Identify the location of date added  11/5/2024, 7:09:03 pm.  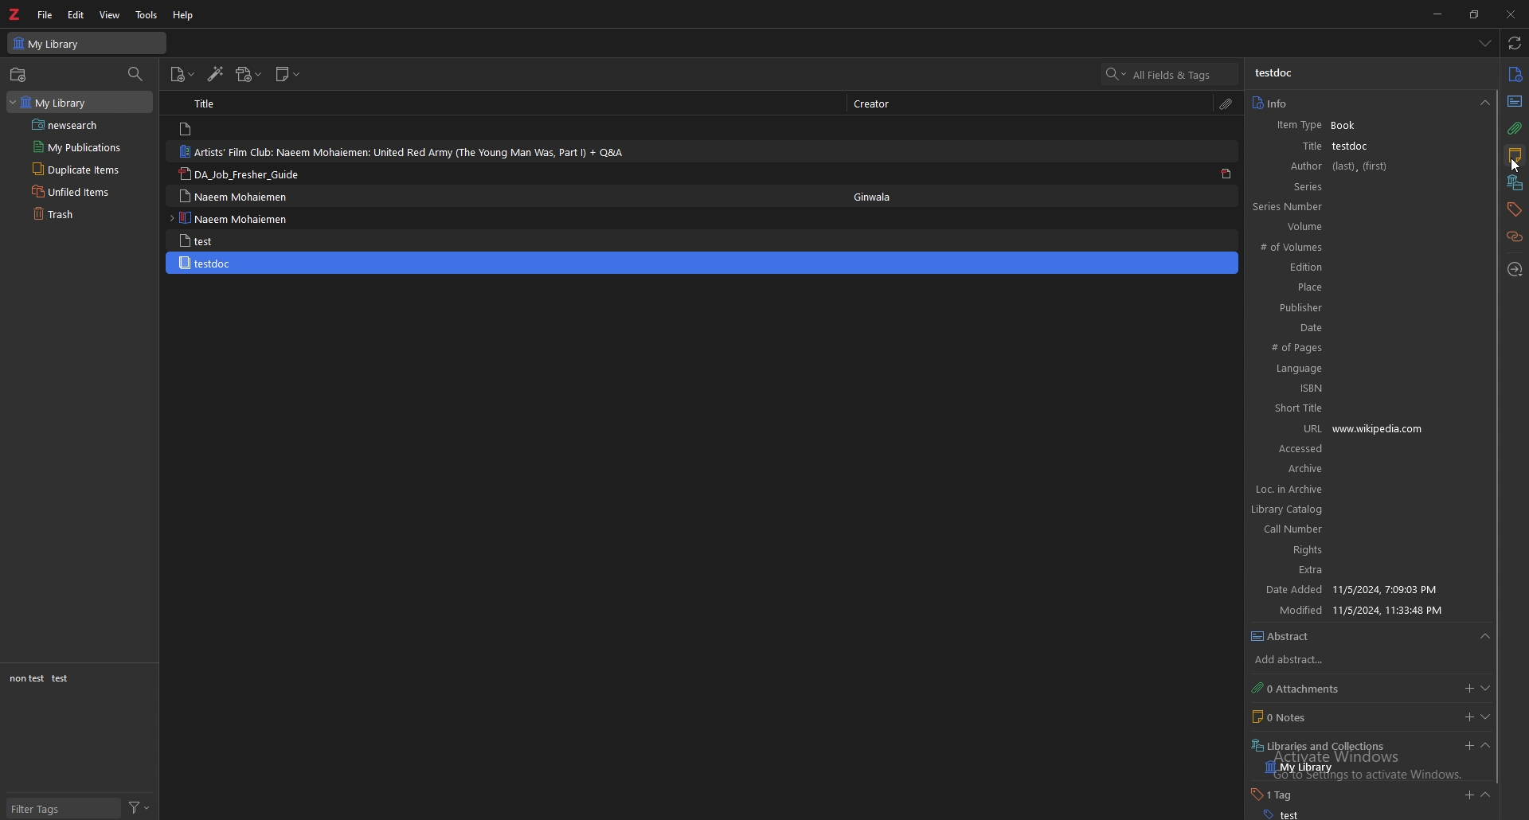
(1364, 592).